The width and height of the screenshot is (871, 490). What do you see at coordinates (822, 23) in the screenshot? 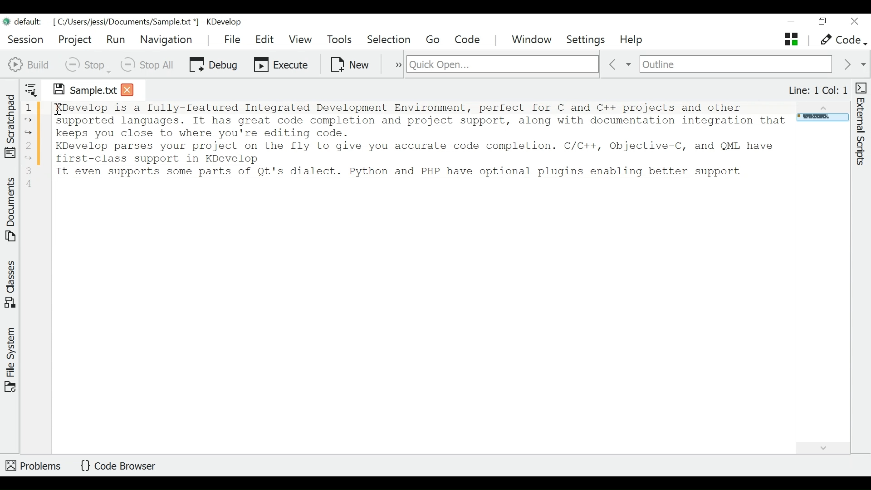
I see `Restore` at bounding box center [822, 23].